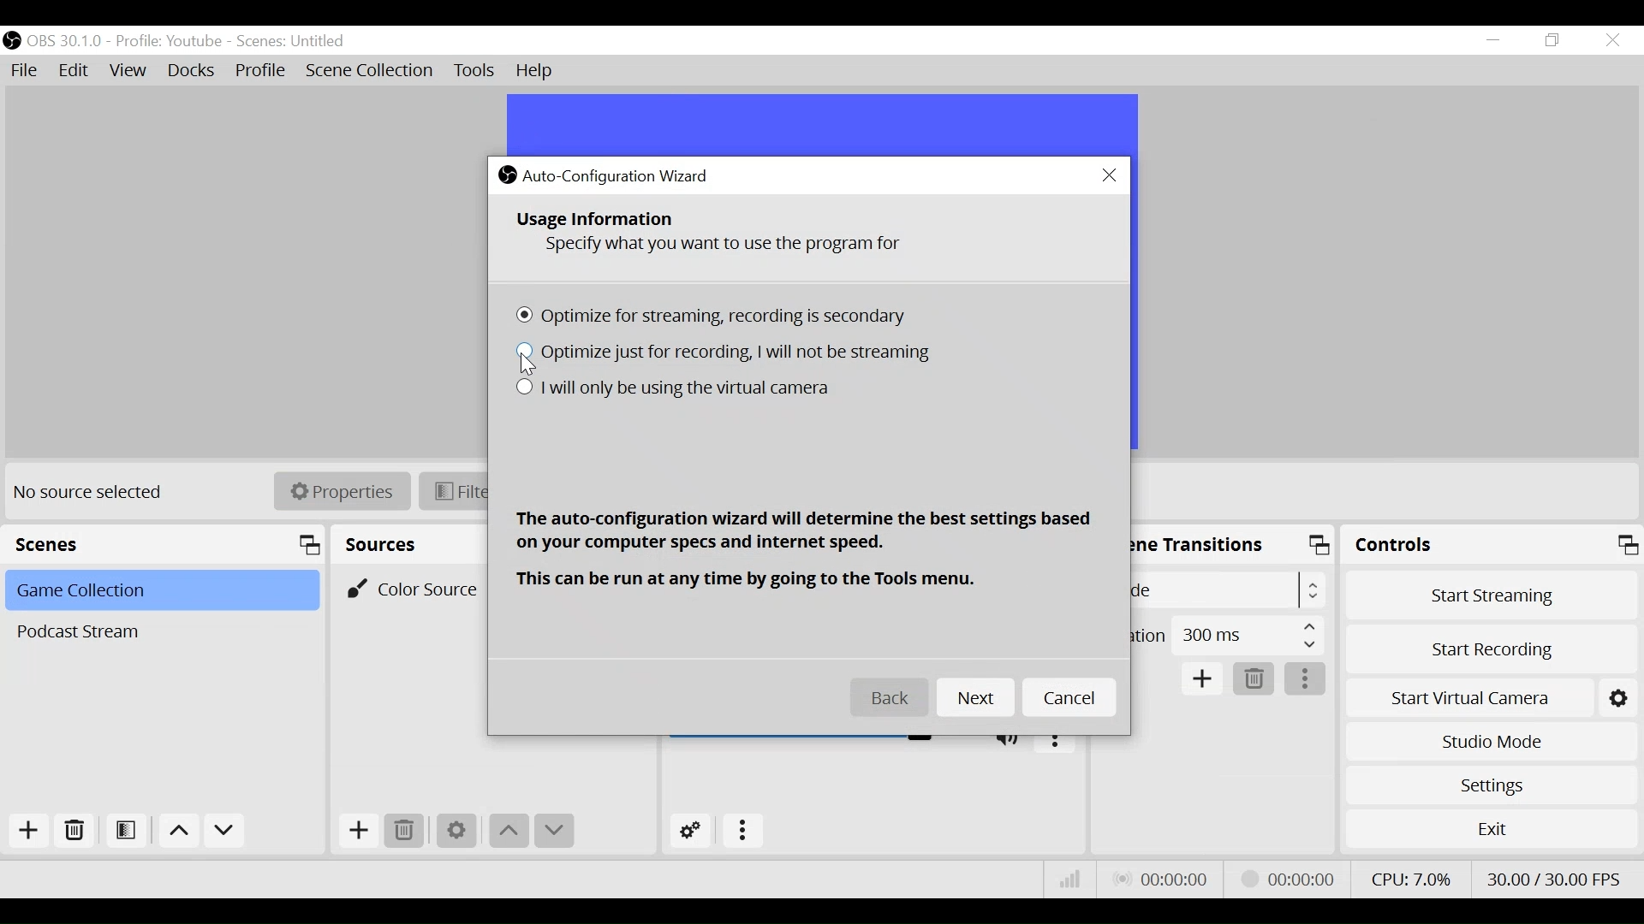  I want to click on CPU Usage, so click(1410, 879).